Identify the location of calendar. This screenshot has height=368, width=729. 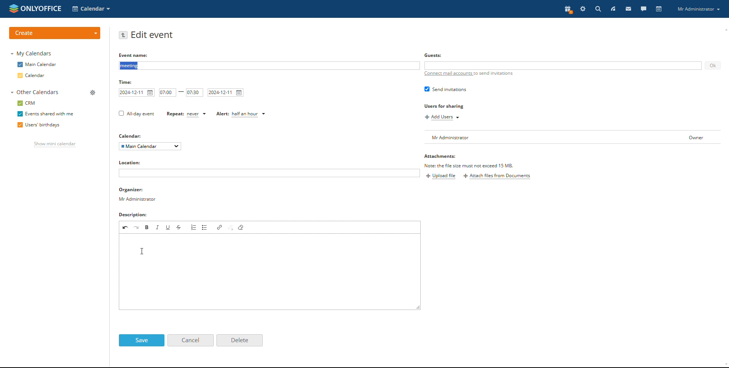
(660, 9).